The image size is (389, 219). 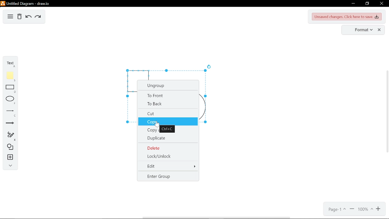 I want to click on note, so click(x=10, y=76).